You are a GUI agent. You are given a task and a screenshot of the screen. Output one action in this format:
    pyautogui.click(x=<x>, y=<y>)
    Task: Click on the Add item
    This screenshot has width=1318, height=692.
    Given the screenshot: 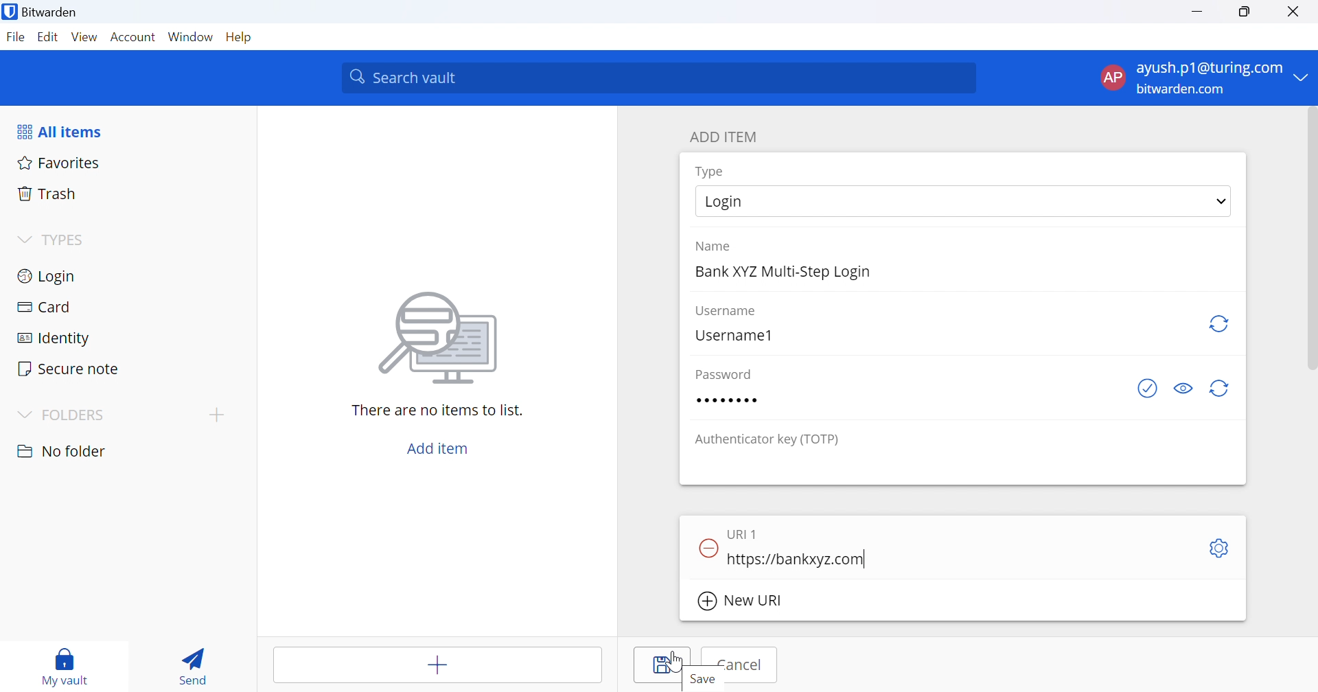 What is the action you would take?
    pyautogui.click(x=439, y=446)
    